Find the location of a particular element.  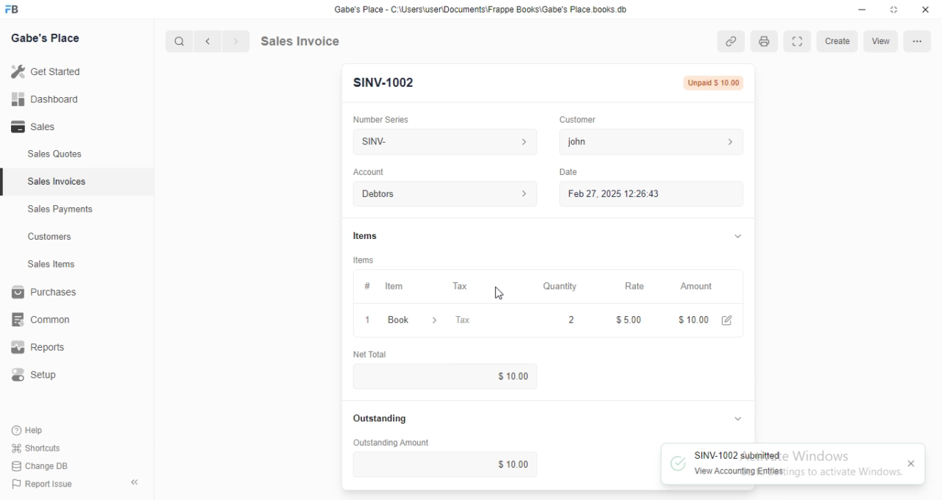

Cursor is located at coordinates (498, 294).